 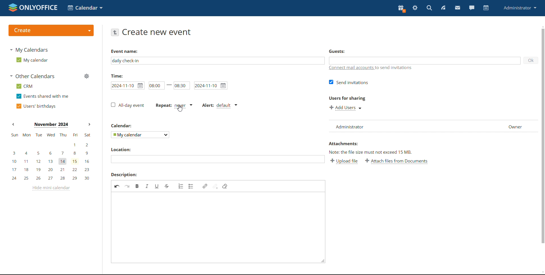 I want to click on description:, so click(x=124, y=174).